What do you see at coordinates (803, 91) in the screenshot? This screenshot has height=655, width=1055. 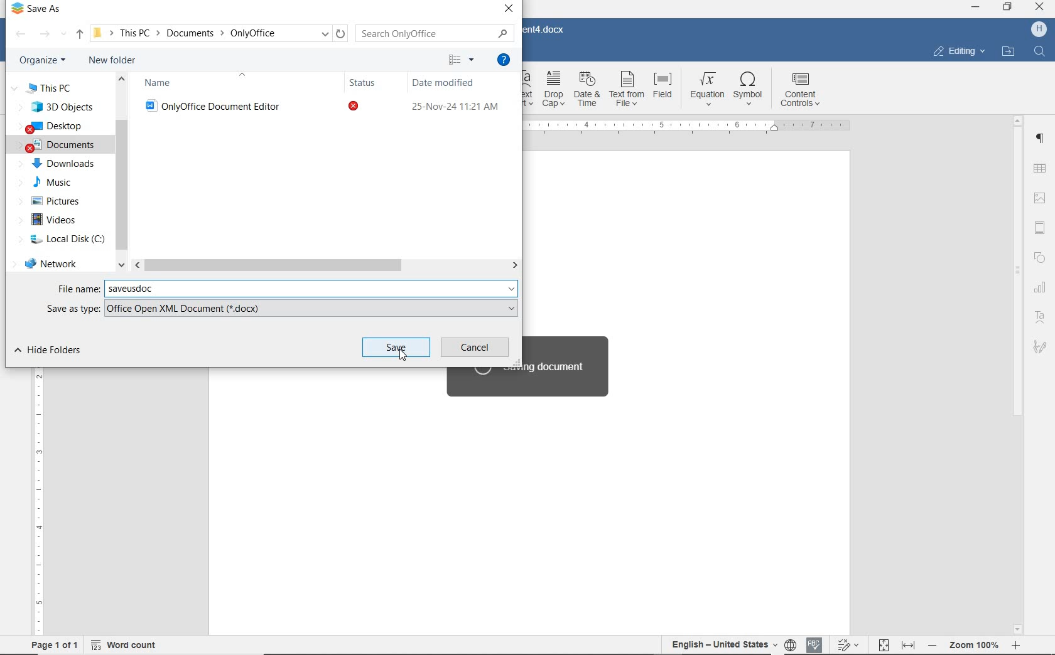 I see `content controls` at bounding box center [803, 91].